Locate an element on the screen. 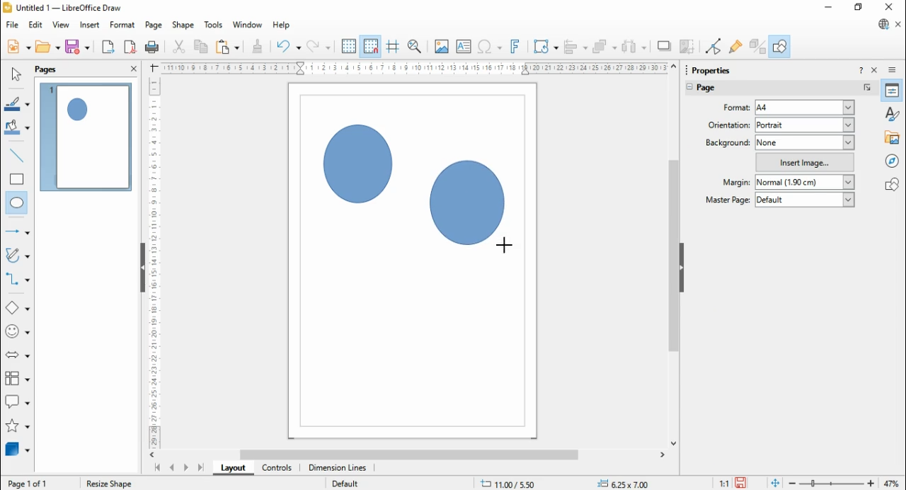  callout shapes is located at coordinates (18, 404).